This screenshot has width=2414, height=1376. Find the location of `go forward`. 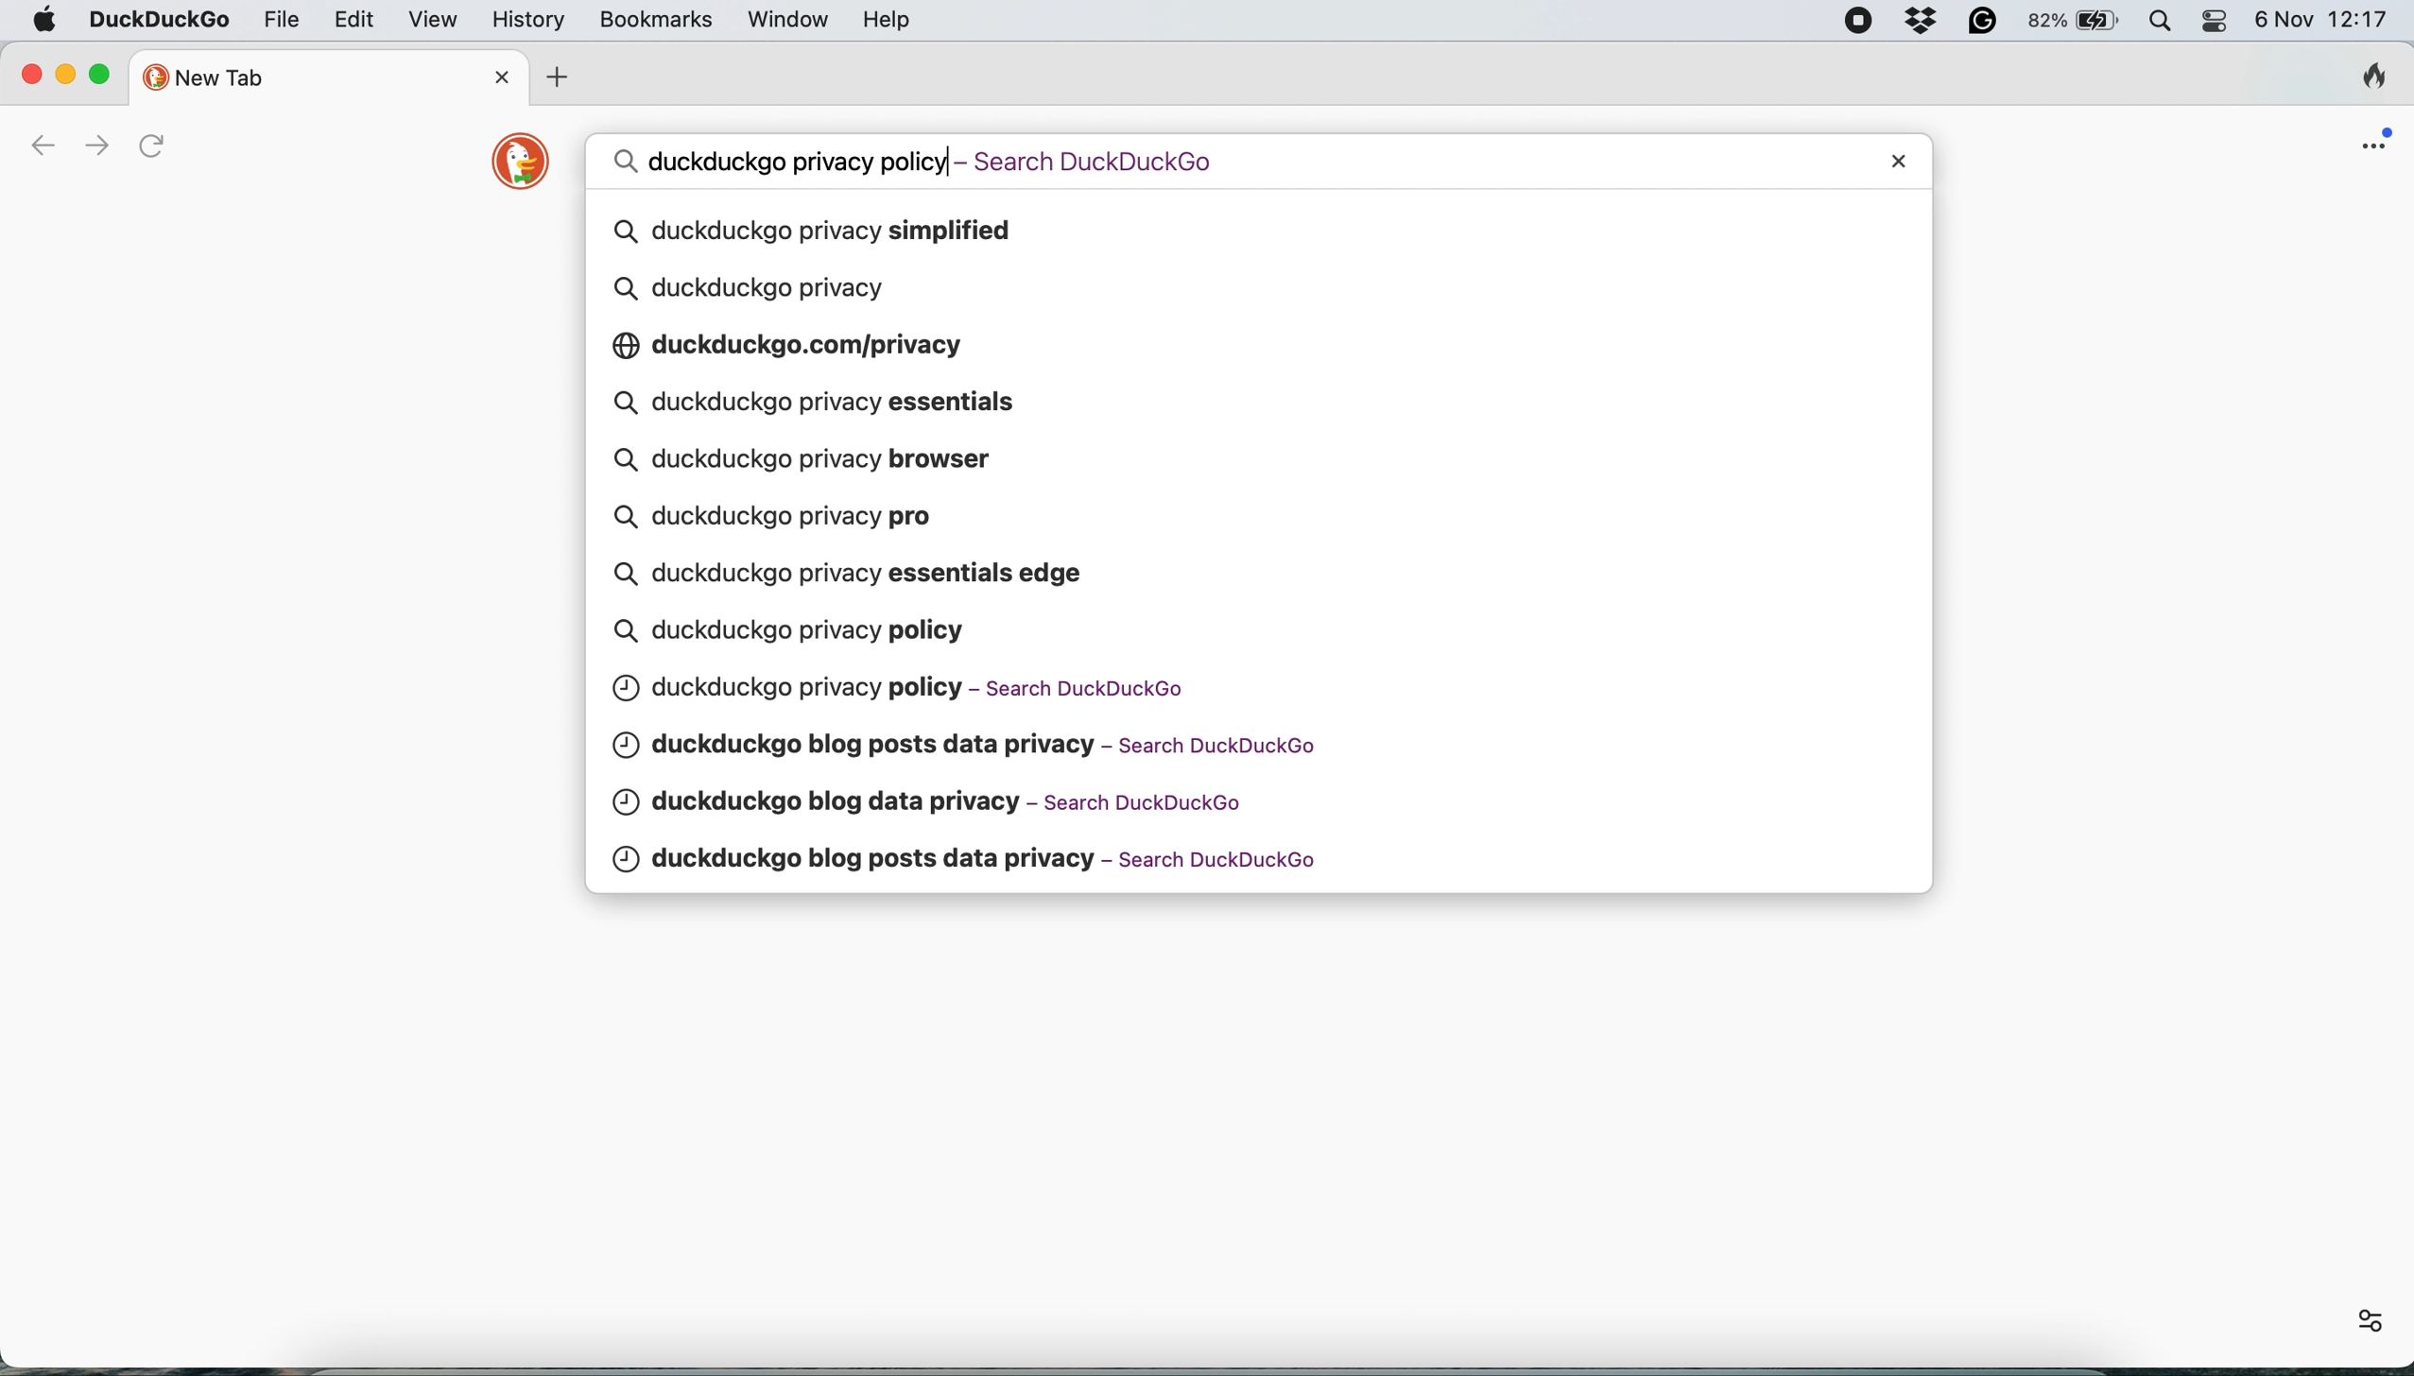

go forward is located at coordinates (90, 145).